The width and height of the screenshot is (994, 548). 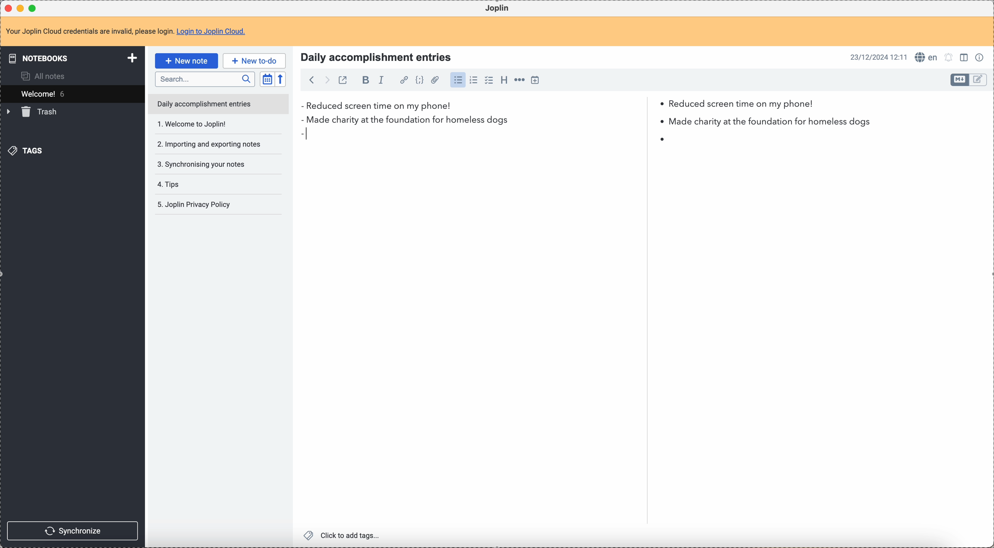 I want to click on maximize, so click(x=33, y=8).